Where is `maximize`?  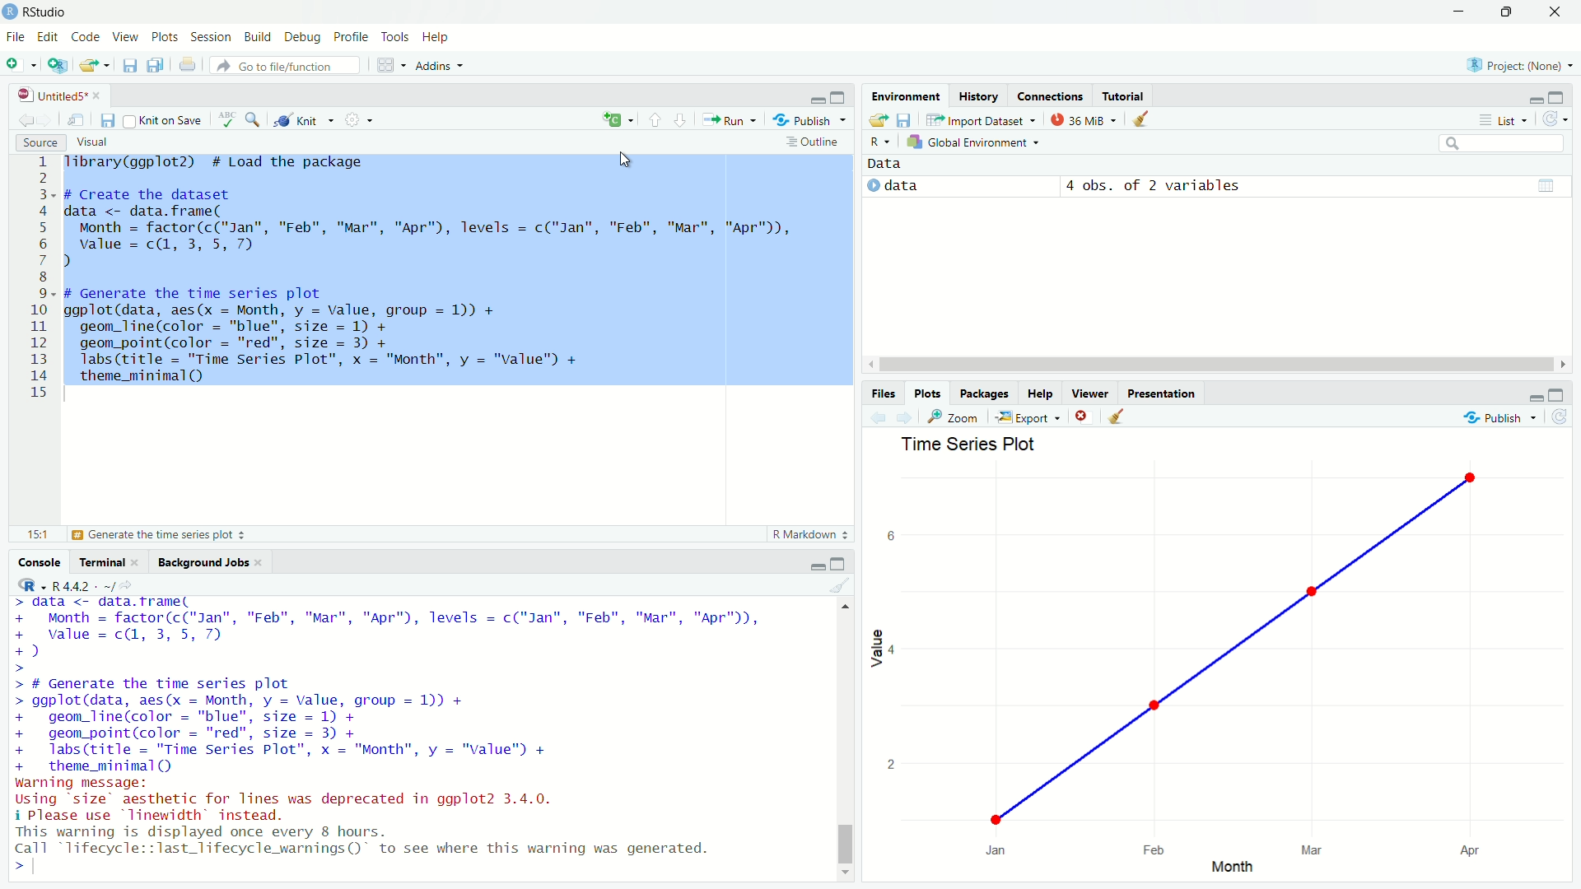
maximize is located at coordinates (839, 564).